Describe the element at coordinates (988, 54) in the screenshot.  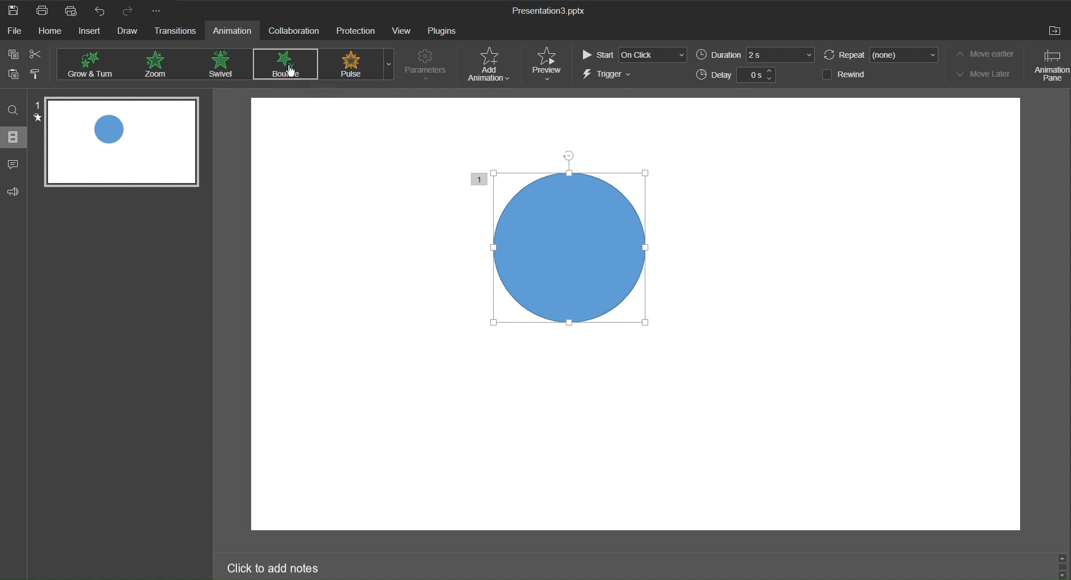
I see `Move earlier` at that location.